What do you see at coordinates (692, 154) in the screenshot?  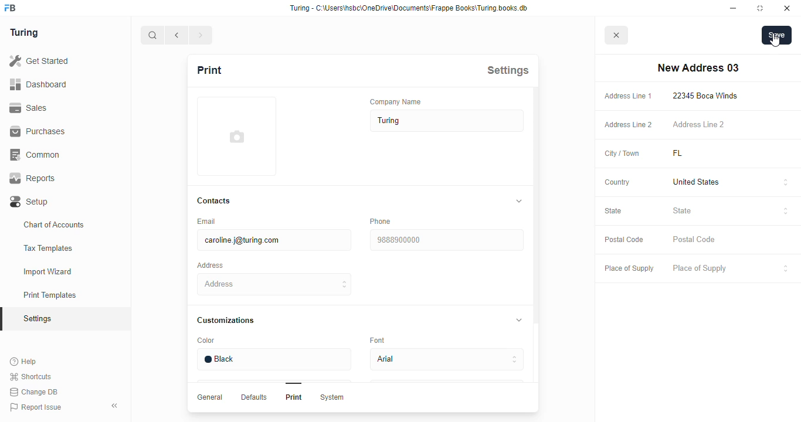 I see `FL` at bounding box center [692, 154].